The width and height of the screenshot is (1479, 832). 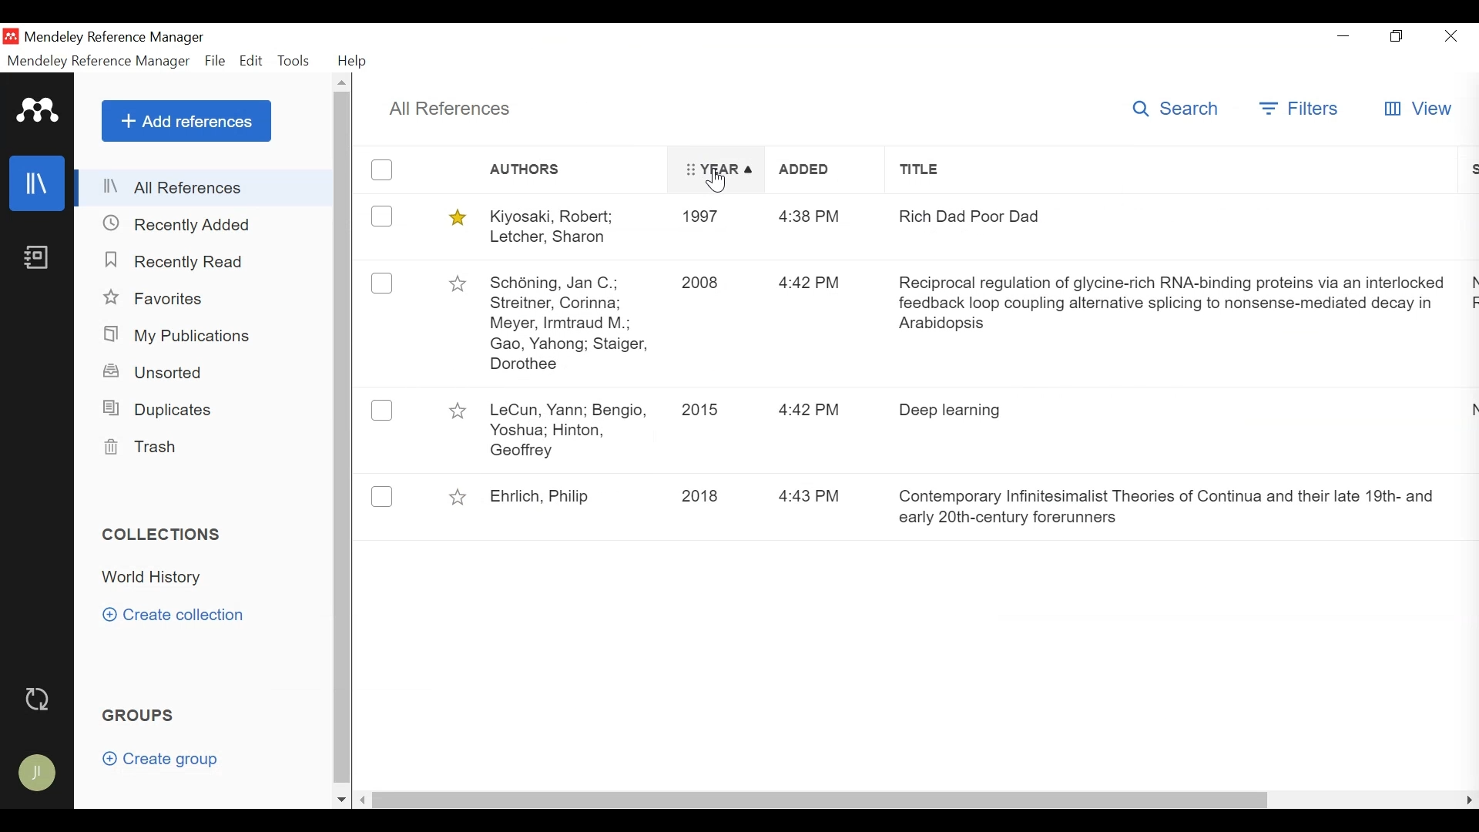 I want to click on Year, so click(x=716, y=171).